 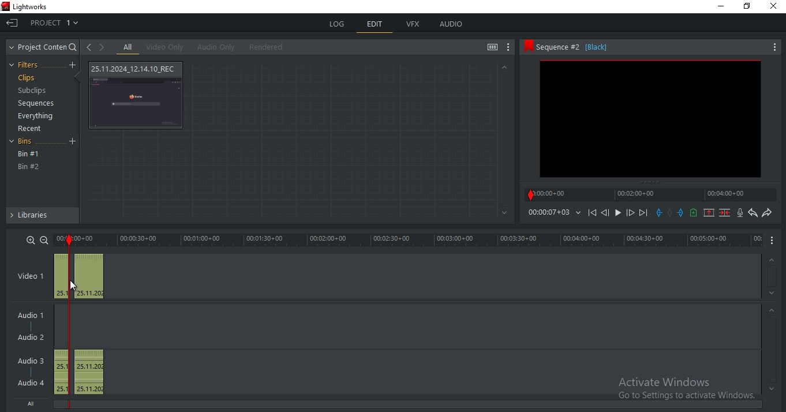 I want to click on create a filter, so click(x=72, y=65).